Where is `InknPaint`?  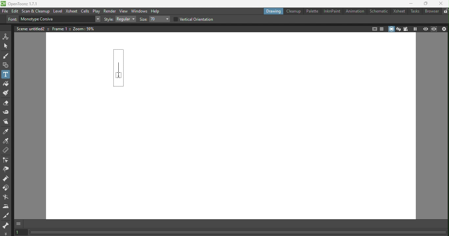
InknPaint is located at coordinates (333, 11).